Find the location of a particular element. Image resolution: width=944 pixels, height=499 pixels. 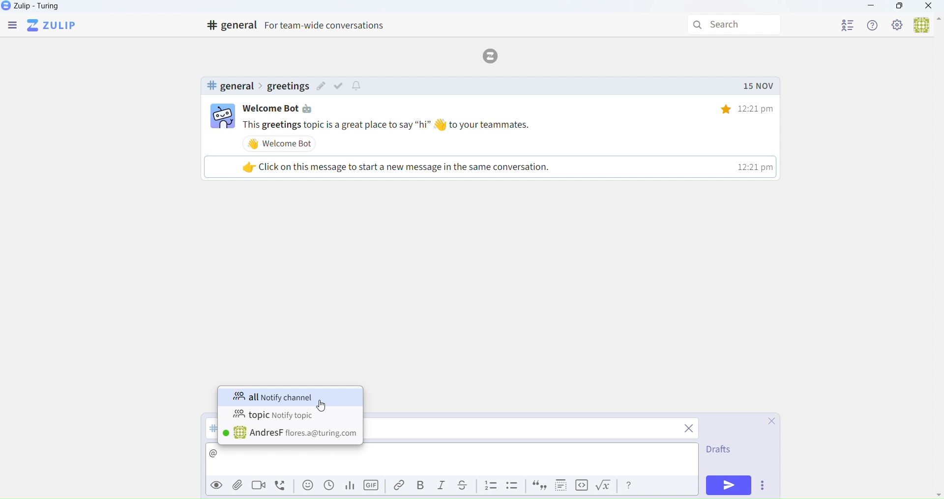

Close is located at coordinates (767, 422).